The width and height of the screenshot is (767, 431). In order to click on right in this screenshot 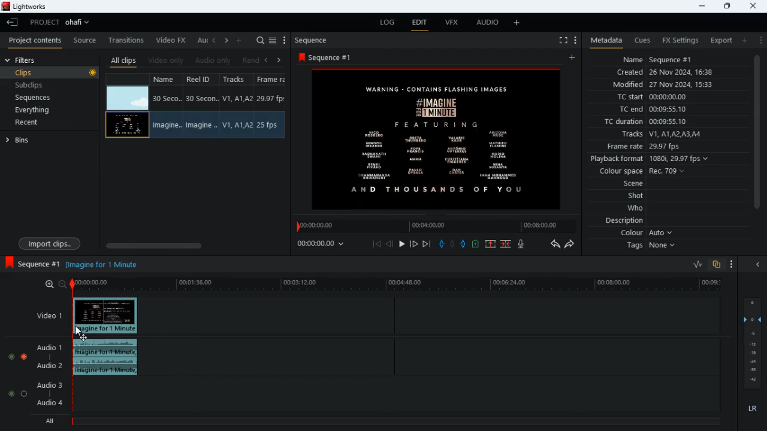, I will do `click(227, 41)`.